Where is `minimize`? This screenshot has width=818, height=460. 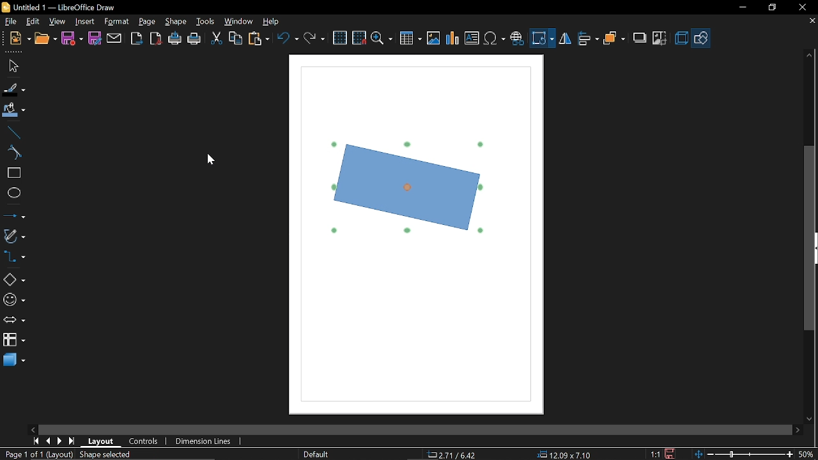 minimize is located at coordinates (742, 8).